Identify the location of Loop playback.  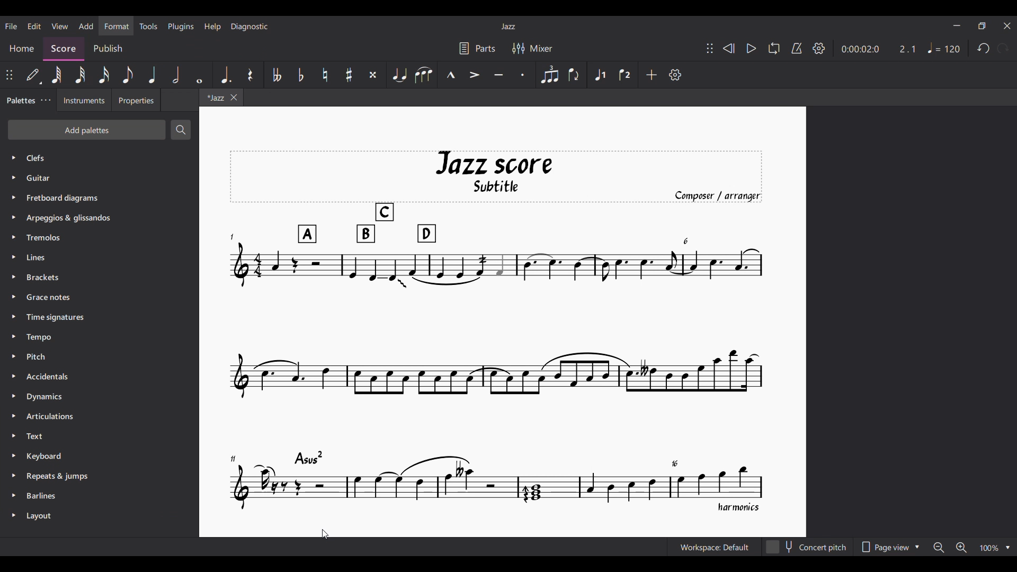
(773, 48).